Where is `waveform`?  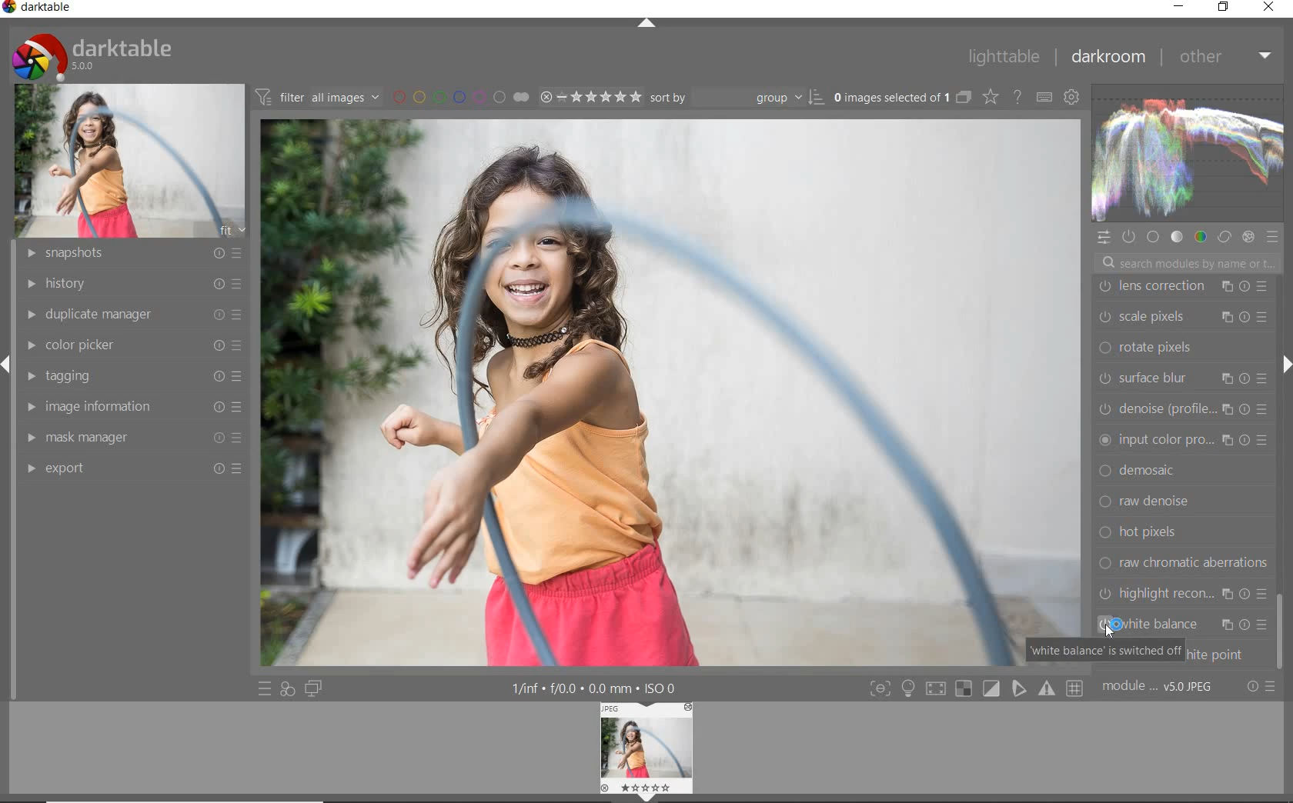
waveform is located at coordinates (1186, 152).